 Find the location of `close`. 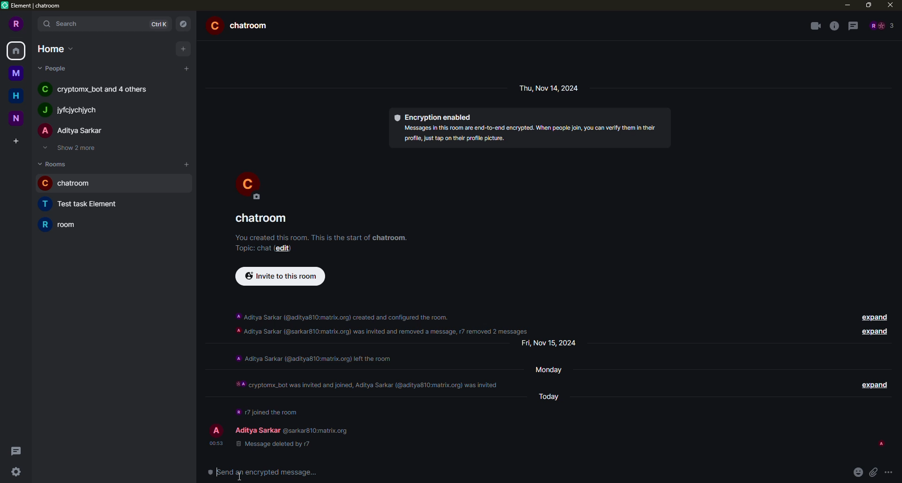

close is located at coordinates (890, 5).